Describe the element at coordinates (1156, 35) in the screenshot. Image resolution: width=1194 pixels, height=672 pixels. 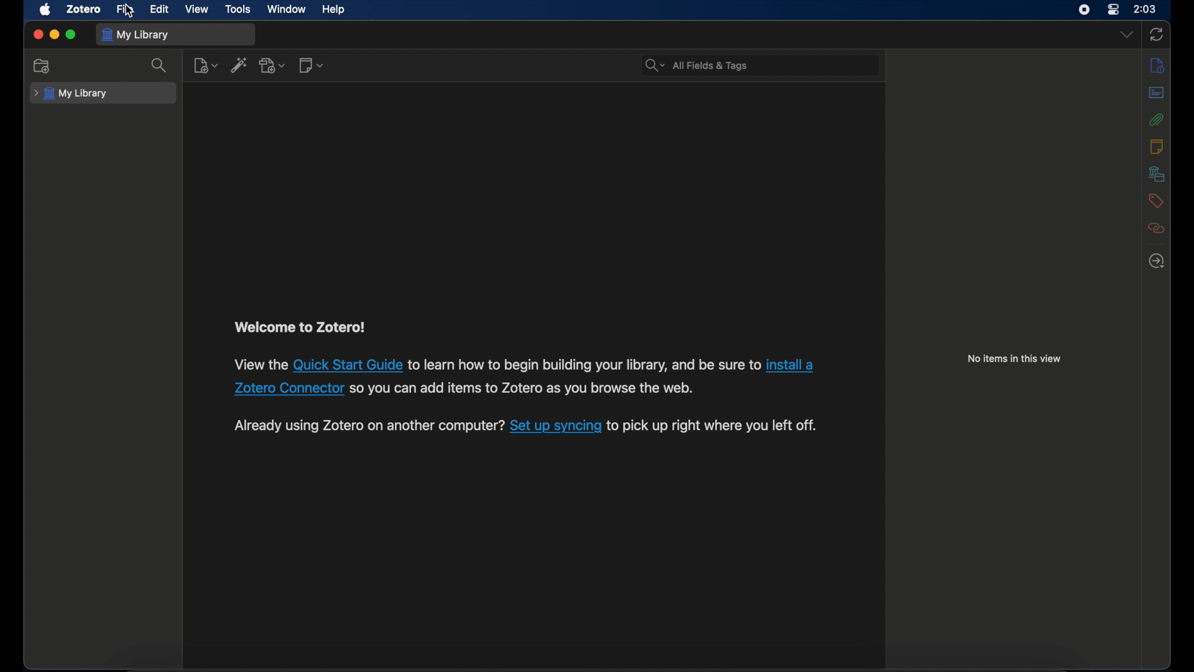
I see `sync` at that location.